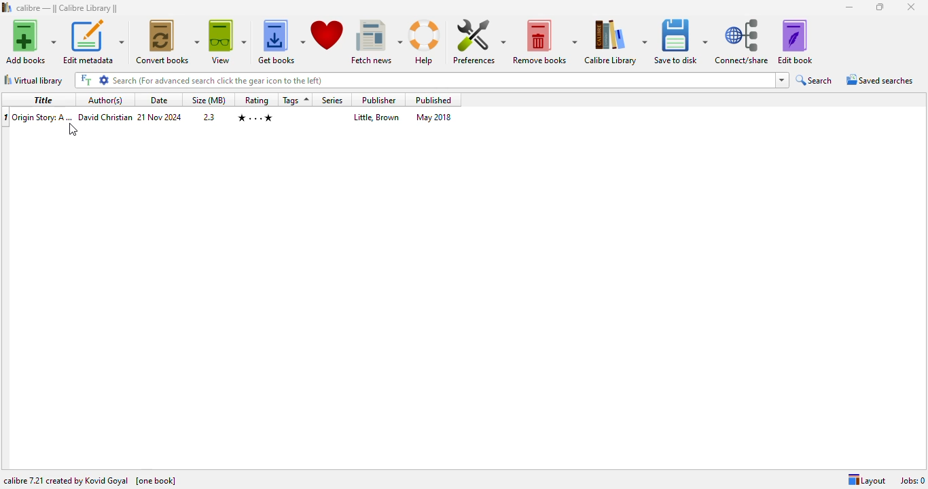  I want to click on Little, Brown, so click(376, 117).